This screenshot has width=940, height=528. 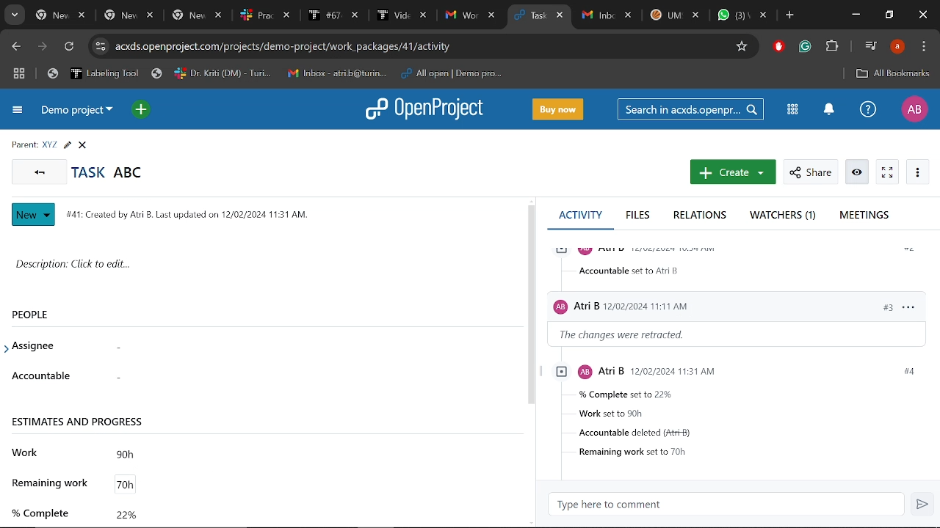 I want to click on Control and customize chrome, so click(x=924, y=47).